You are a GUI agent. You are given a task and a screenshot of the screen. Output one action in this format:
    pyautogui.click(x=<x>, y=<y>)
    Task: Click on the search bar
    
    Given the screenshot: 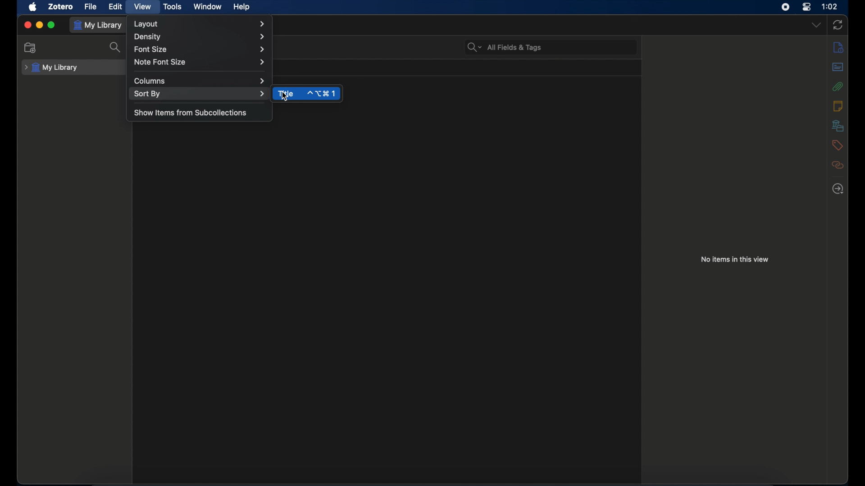 What is the action you would take?
    pyautogui.click(x=503, y=47)
    